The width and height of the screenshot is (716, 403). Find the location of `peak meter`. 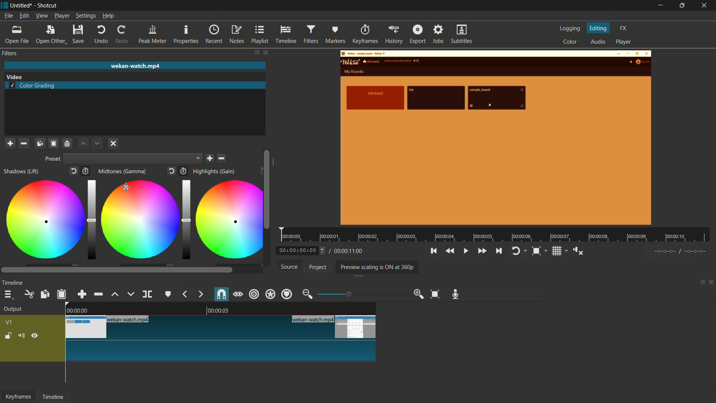

peak meter is located at coordinates (153, 34).